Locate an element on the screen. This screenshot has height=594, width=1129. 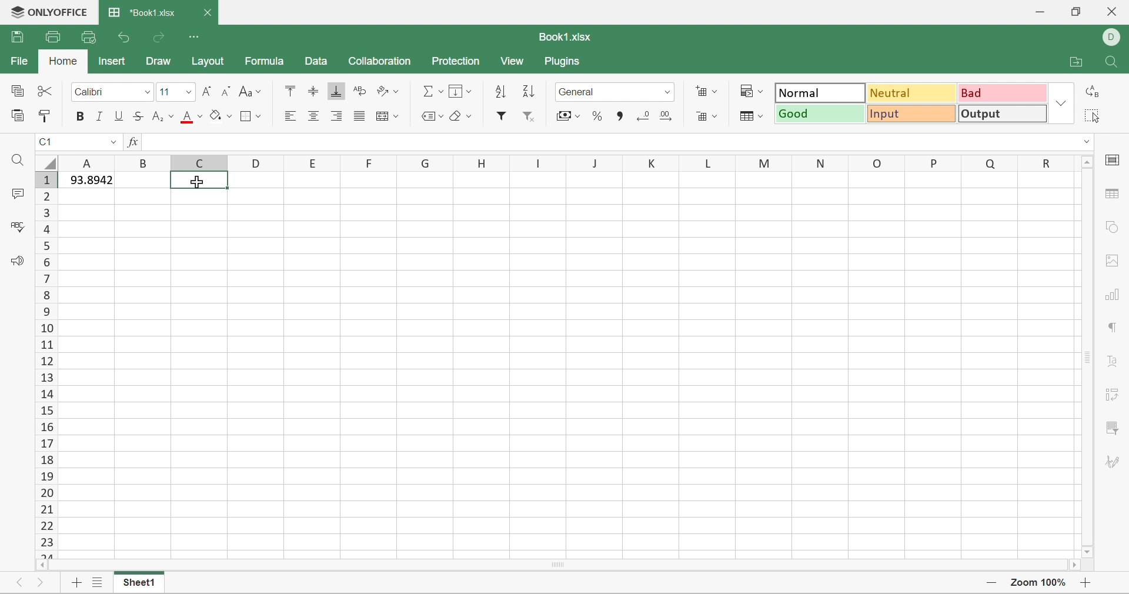
Insert is located at coordinates (112, 61).